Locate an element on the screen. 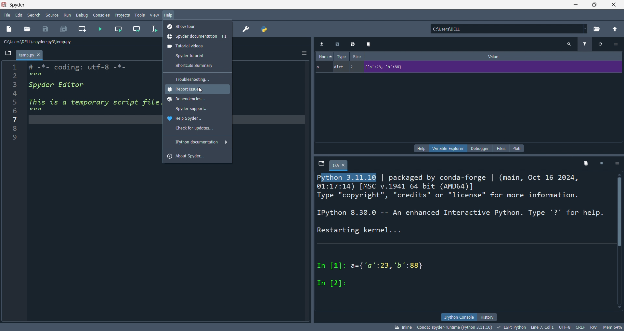 The image size is (624, 331). debugger is located at coordinates (481, 148).